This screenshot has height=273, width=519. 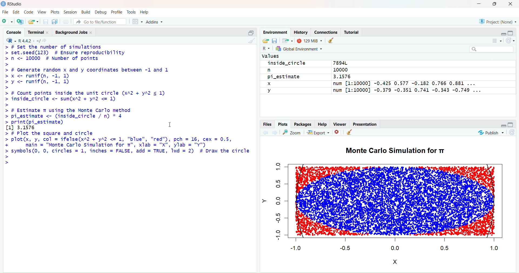 I want to click on Zoom, so click(x=293, y=133).